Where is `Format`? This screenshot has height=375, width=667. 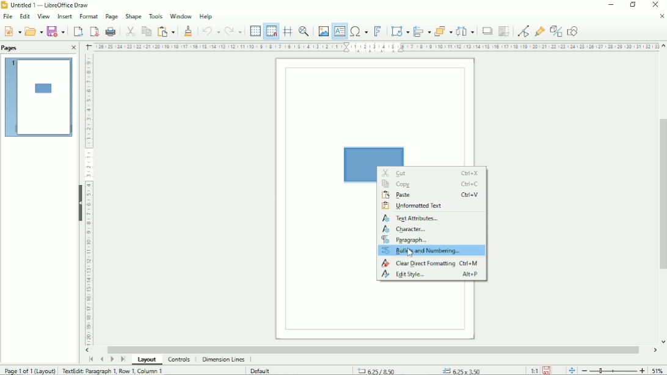 Format is located at coordinates (89, 16).